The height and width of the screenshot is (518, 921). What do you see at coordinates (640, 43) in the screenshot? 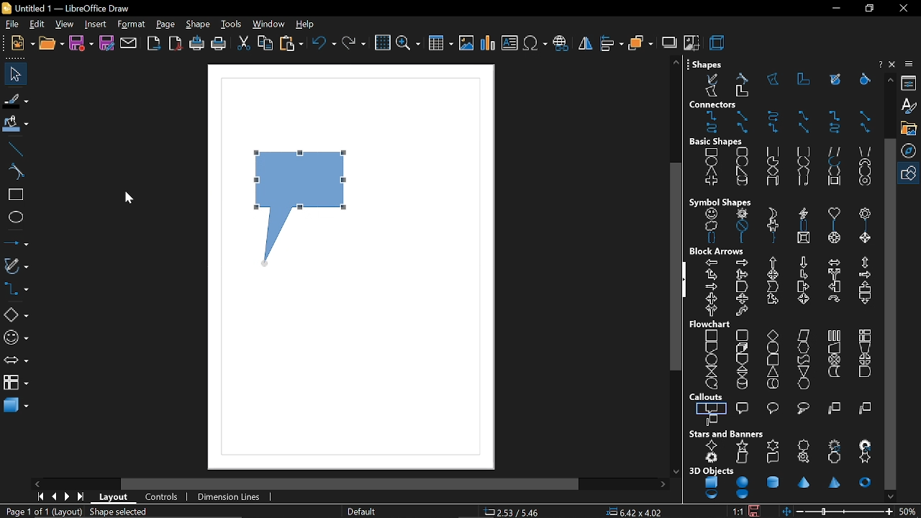
I see `arrange` at bounding box center [640, 43].